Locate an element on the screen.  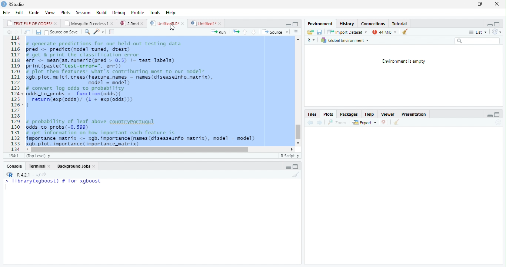
R is located at coordinates (311, 39).